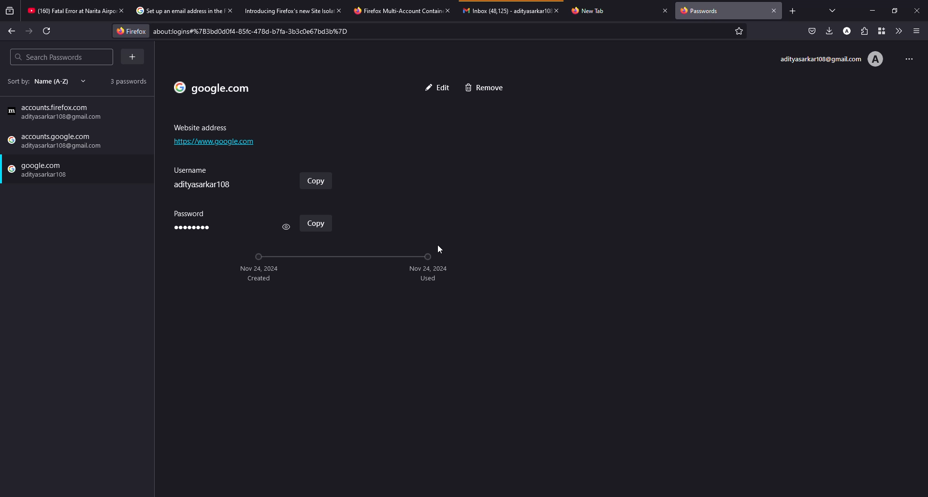 This screenshot has width=928, height=497. I want to click on 2 passwords, so click(125, 81).